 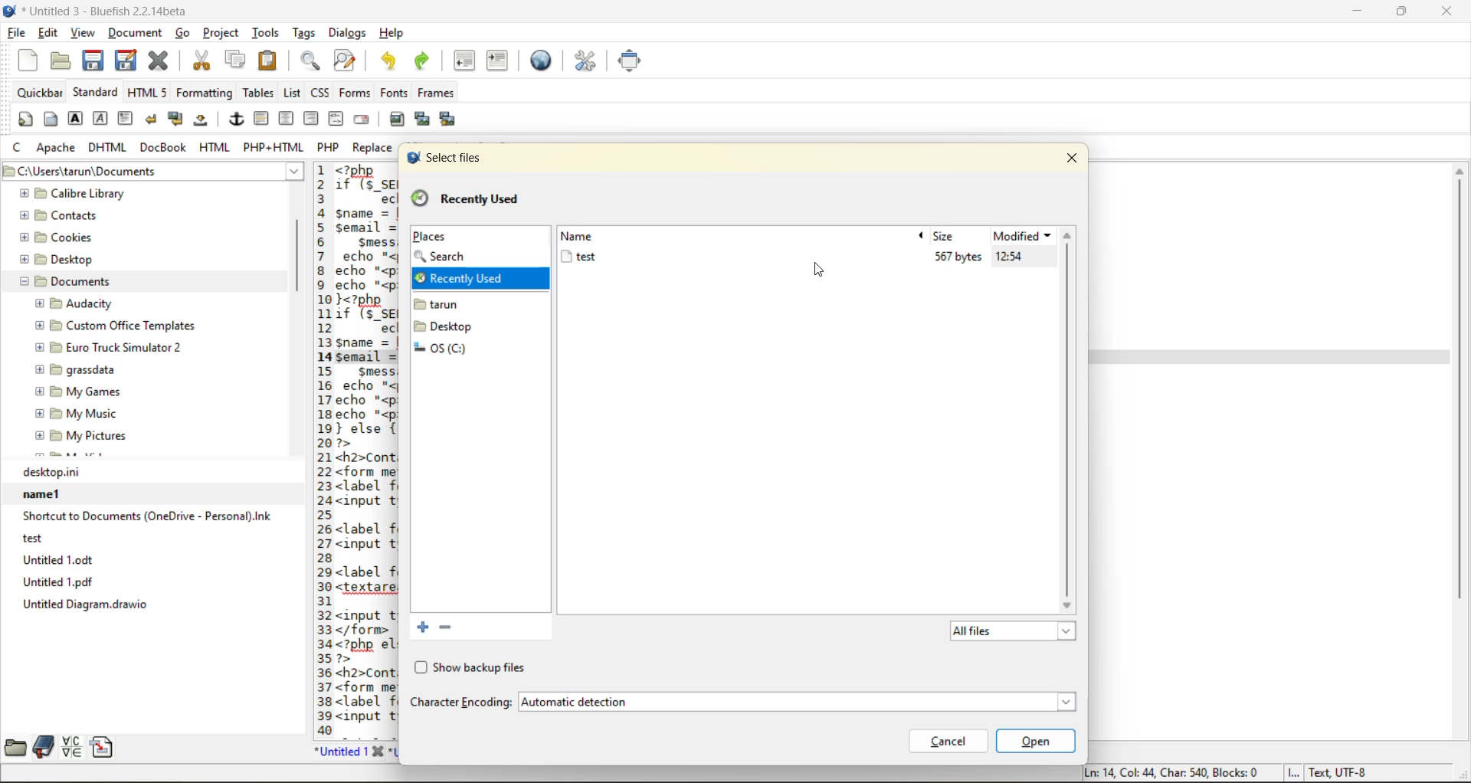 I want to click on Untitled 1.odt, so click(x=152, y=559).